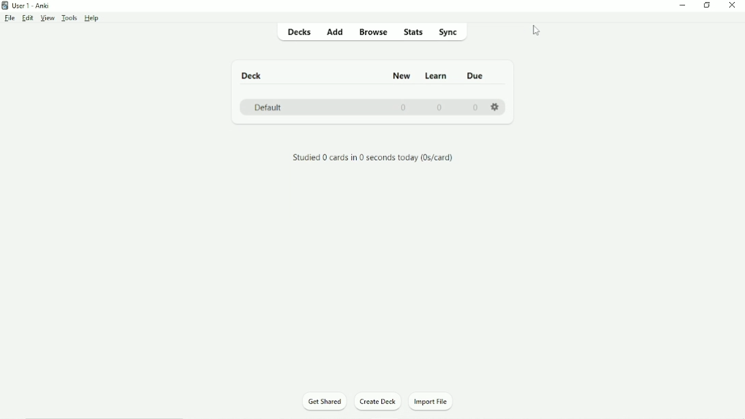 The width and height of the screenshot is (745, 419). Describe the element at coordinates (93, 18) in the screenshot. I see `Help` at that location.